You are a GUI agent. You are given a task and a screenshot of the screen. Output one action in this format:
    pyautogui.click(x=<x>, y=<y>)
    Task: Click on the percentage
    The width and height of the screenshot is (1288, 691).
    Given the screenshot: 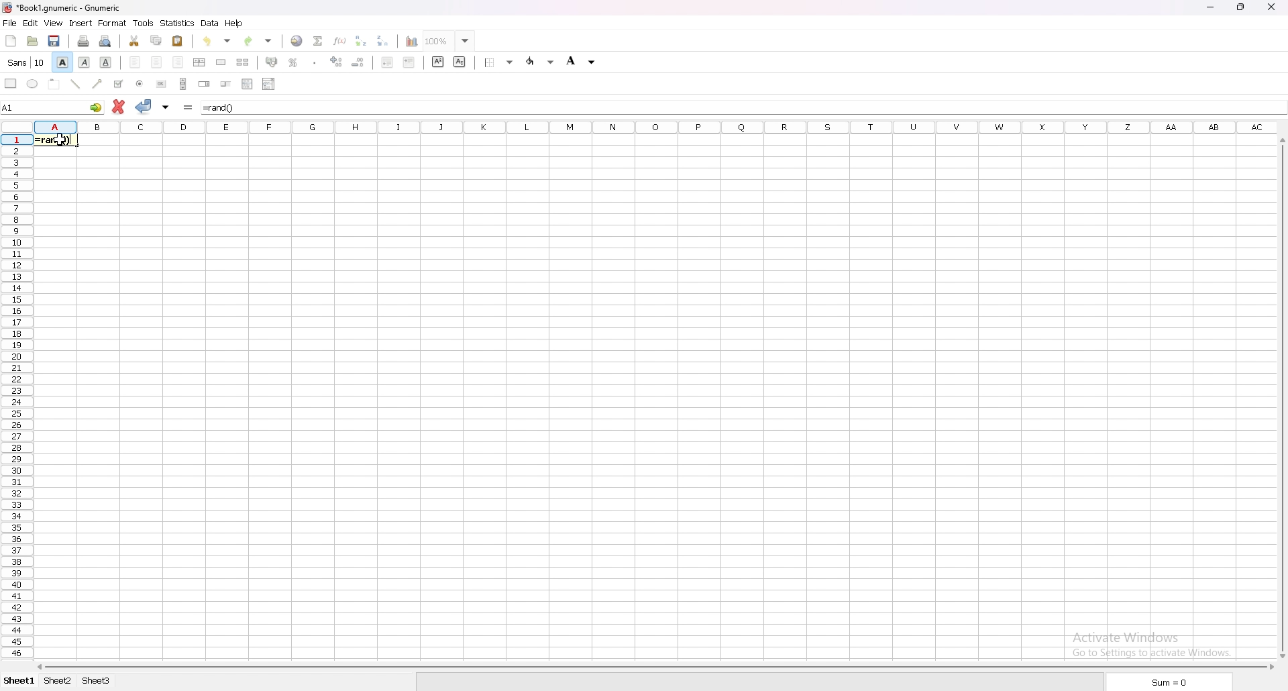 What is the action you would take?
    pyautogui.click(x=293, y=62)
    